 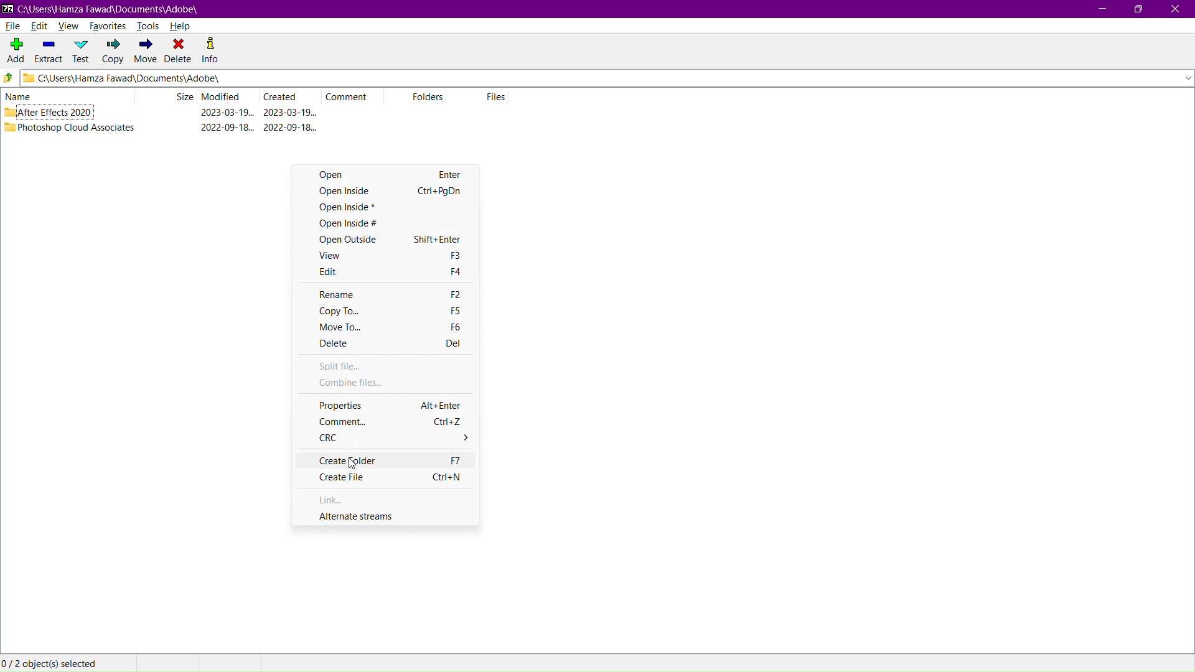 I want to click on Folders, so click(x=421, y=98).